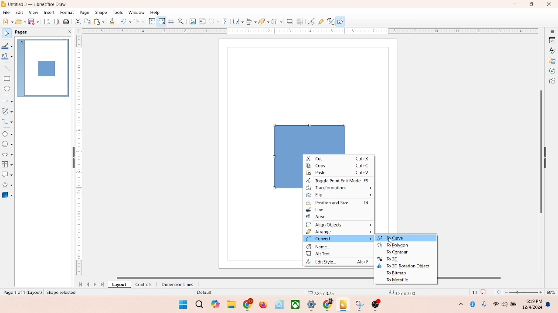 The image size is (558, 313). I want to click on gluepoint function, so click(320, 22).